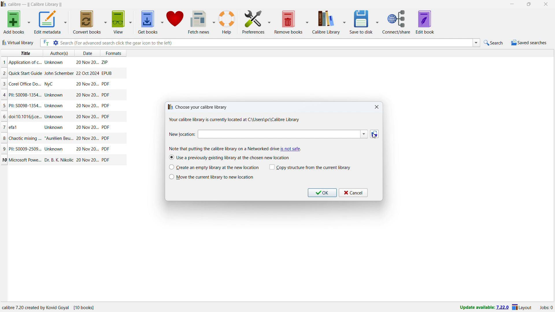  Describe the element at coordinates (25, 53) in the screenshot. I see `title` at that location.